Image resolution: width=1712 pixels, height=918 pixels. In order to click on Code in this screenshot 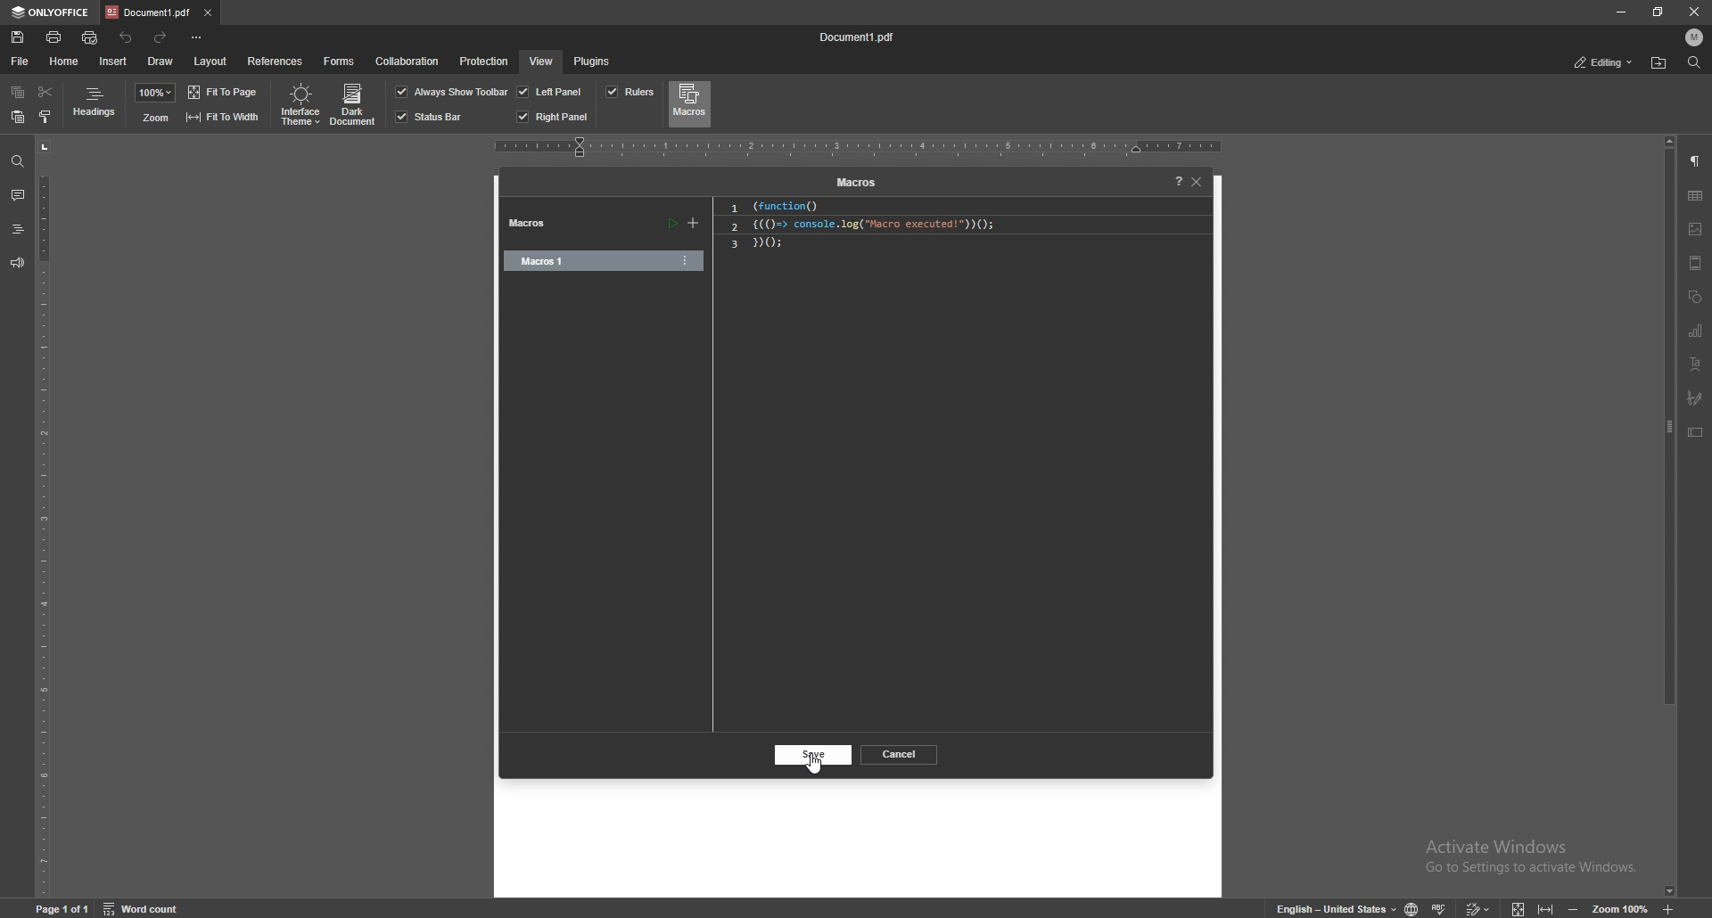, I will do `click(863, 225)`.